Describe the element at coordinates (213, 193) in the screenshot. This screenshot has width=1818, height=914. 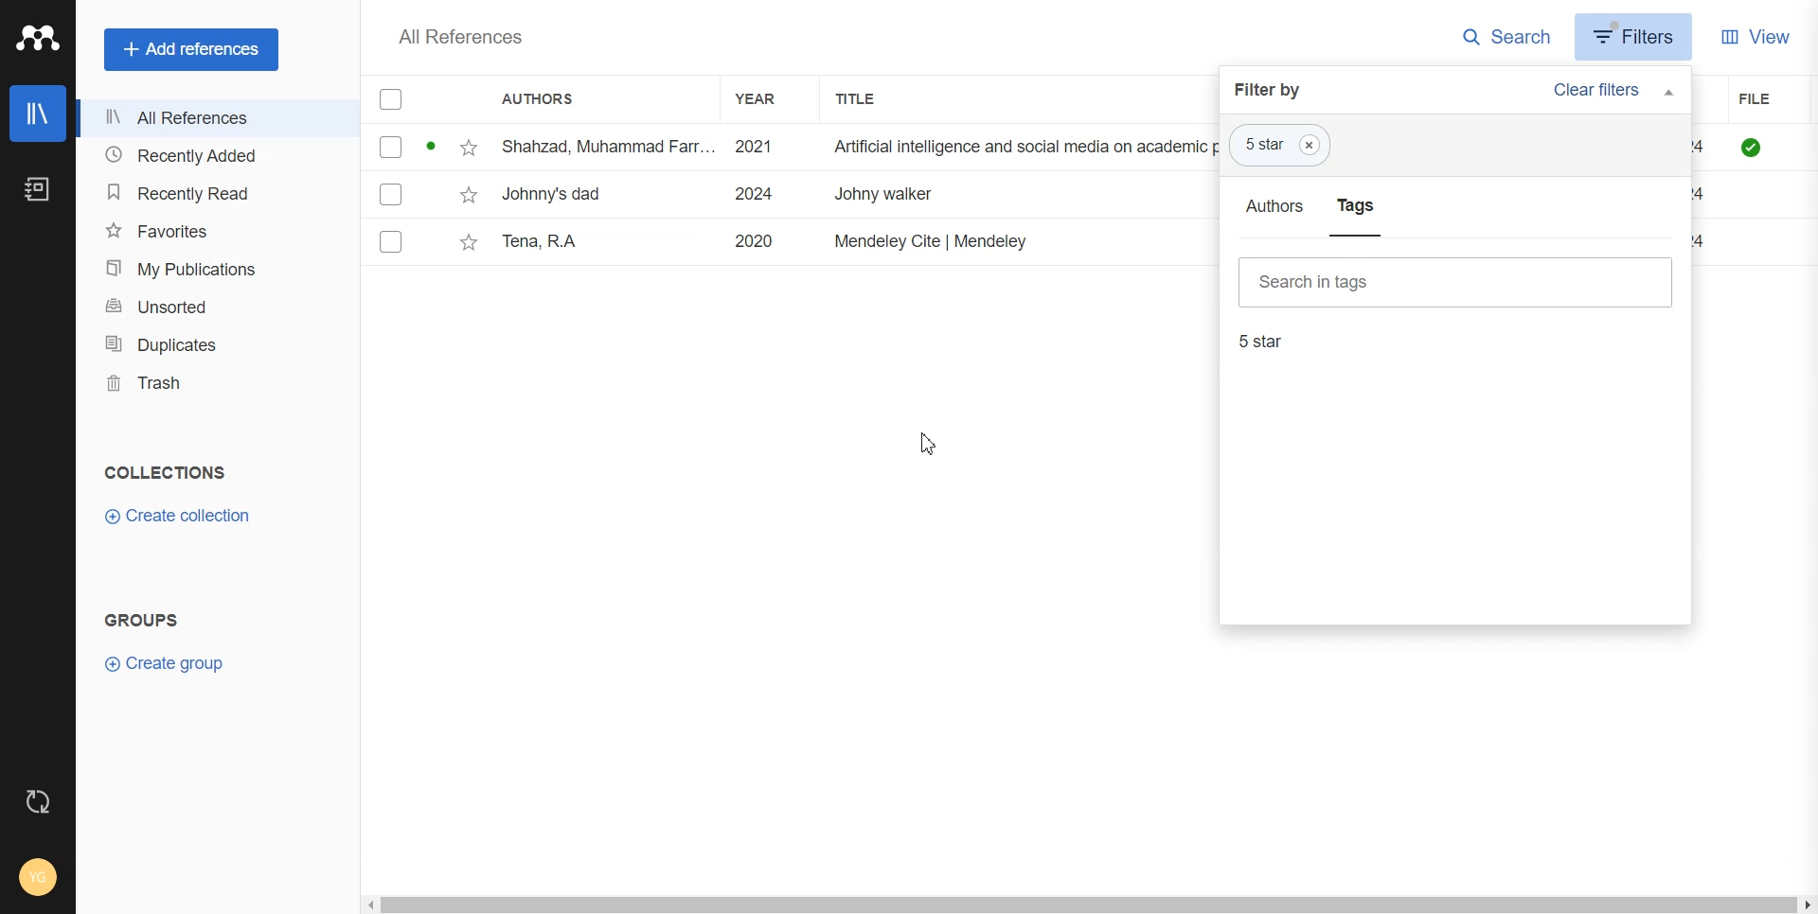
I see `Recently Read` at that location.